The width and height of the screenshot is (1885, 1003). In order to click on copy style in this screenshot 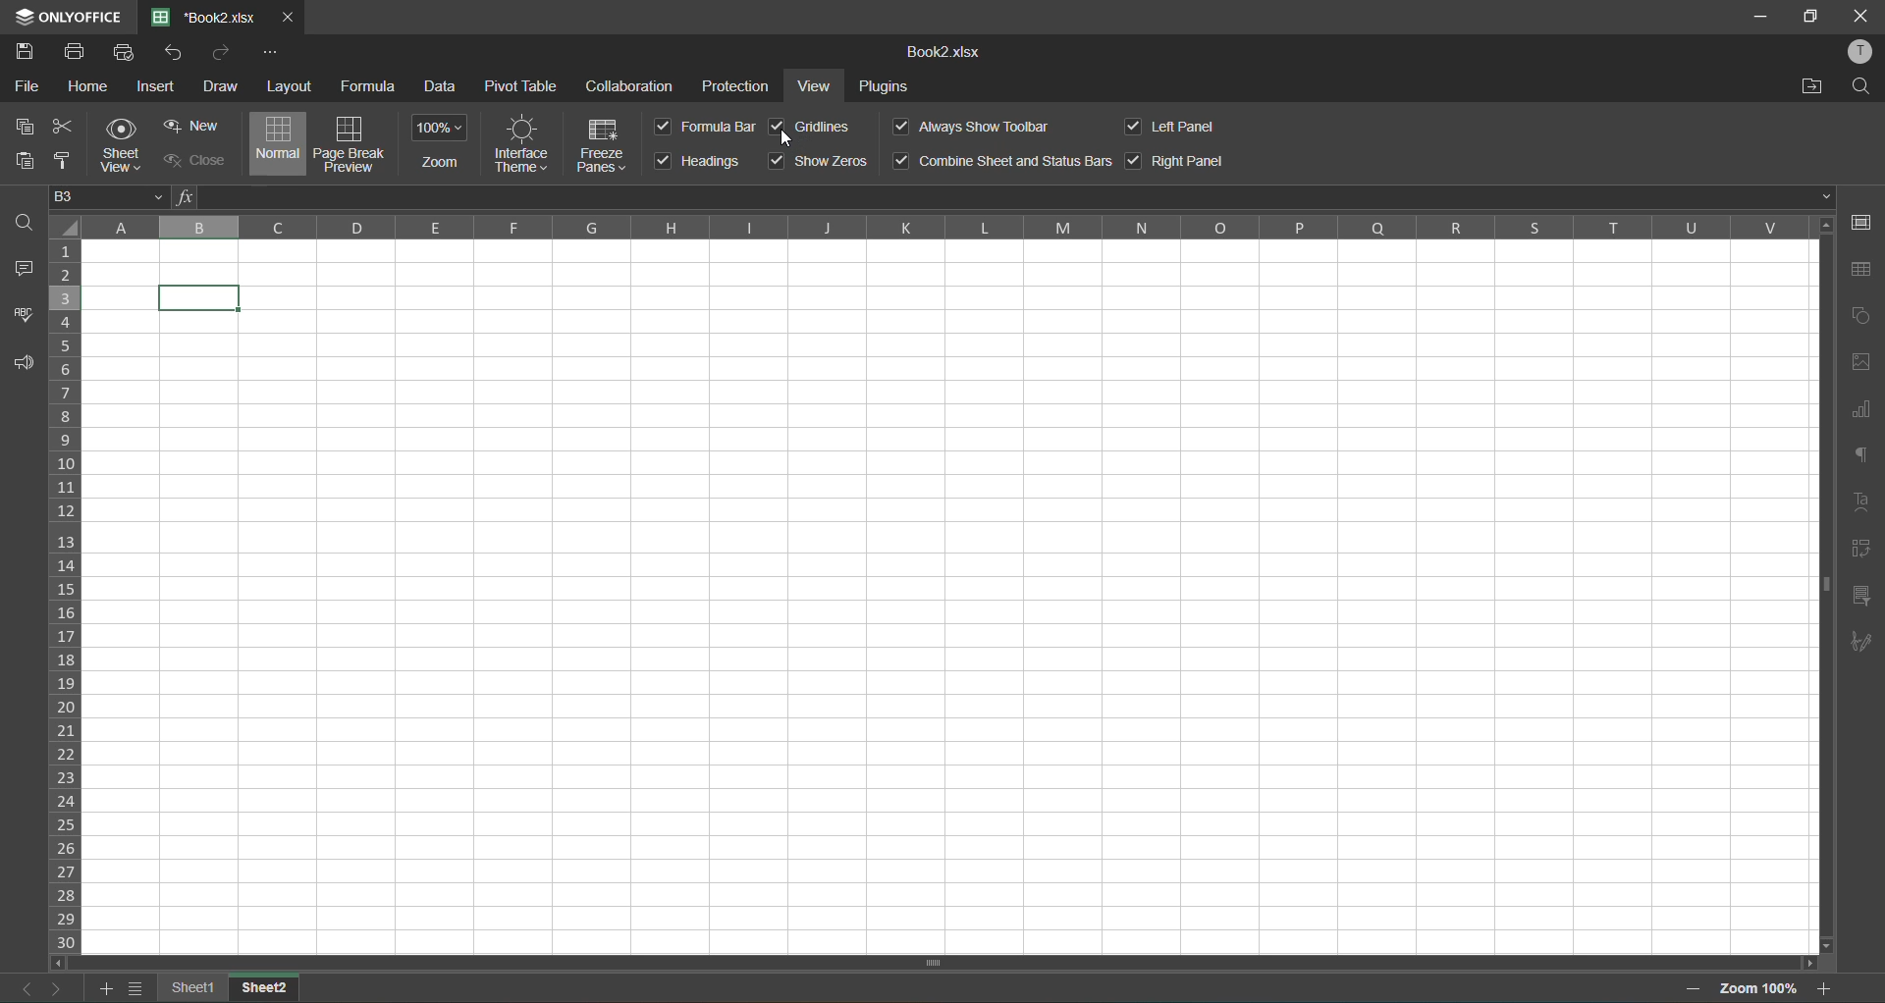, I will do `click(65, 161)`.